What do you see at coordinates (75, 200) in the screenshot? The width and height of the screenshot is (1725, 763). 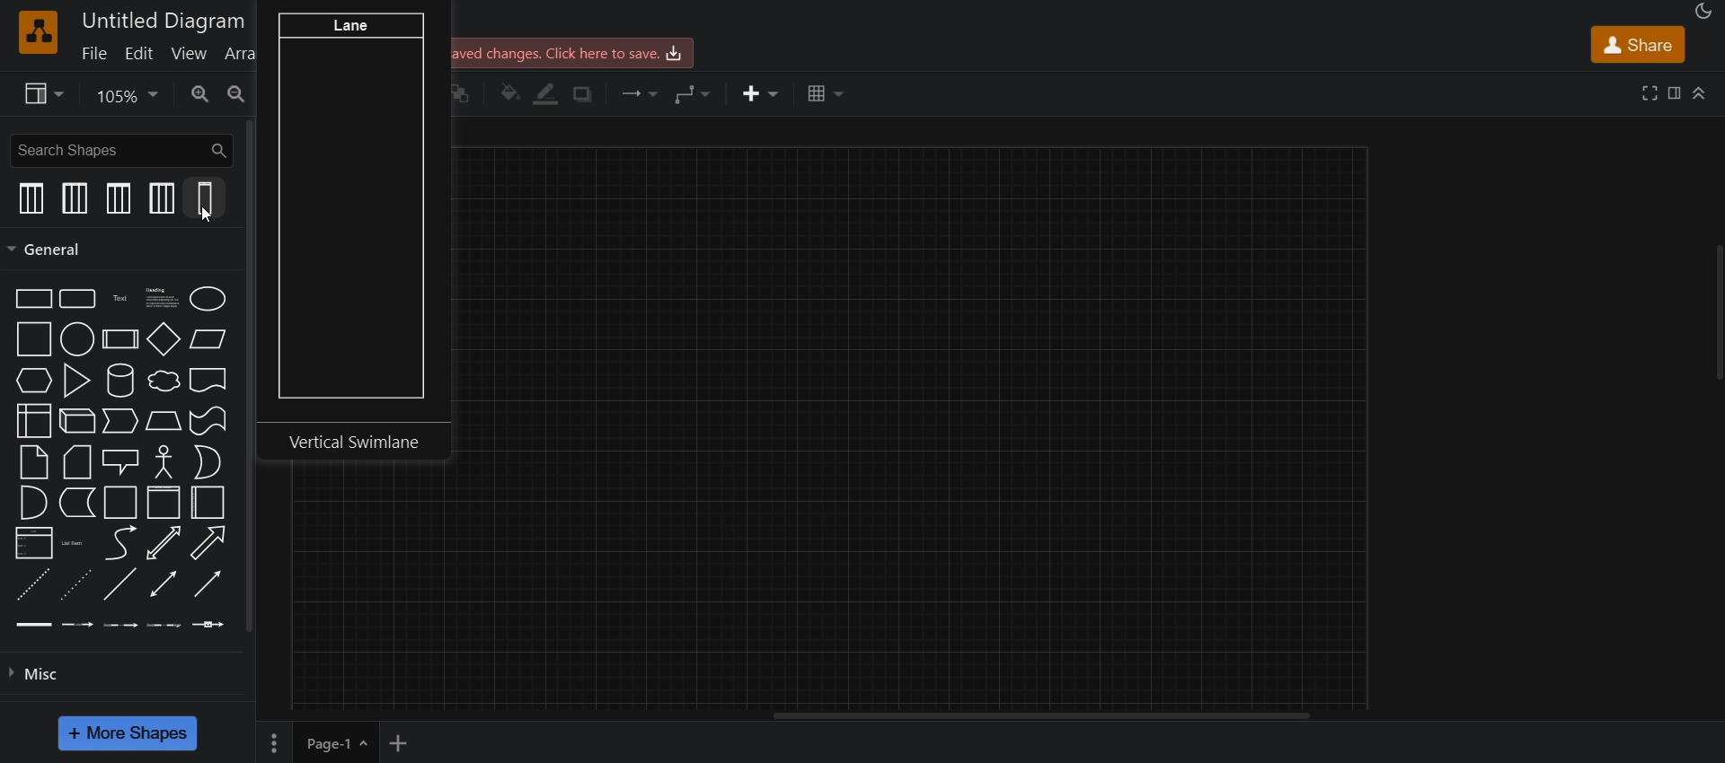 I see `vertical pool 2` at bounding box center [75, 200].